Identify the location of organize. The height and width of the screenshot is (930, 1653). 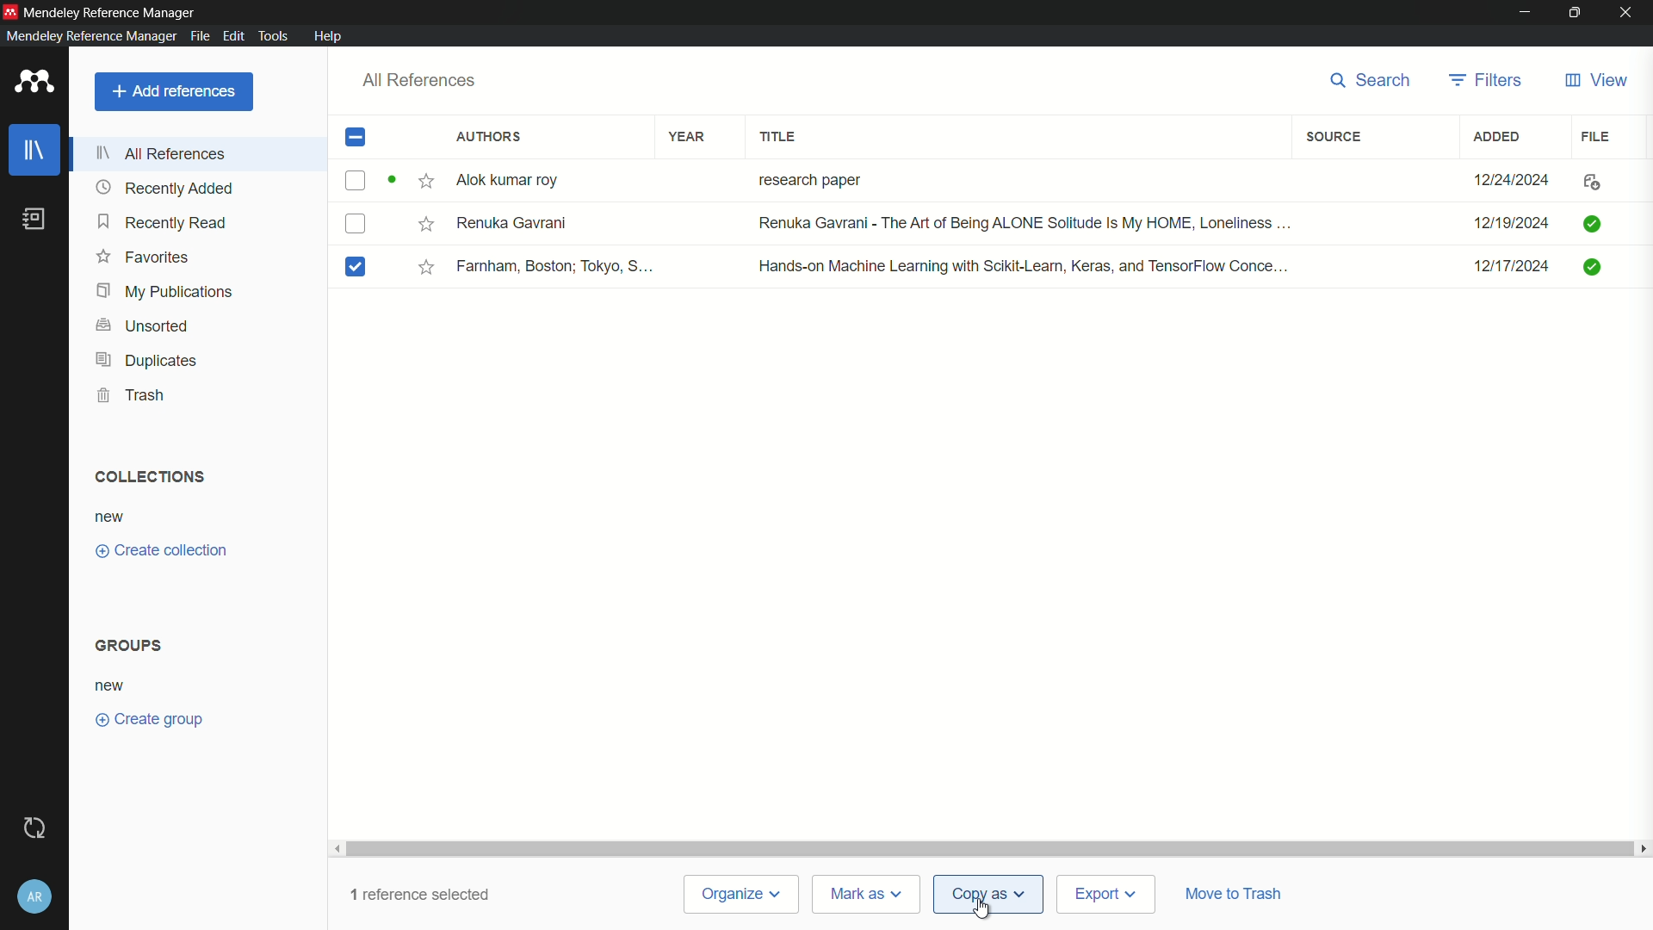
(743, 896).